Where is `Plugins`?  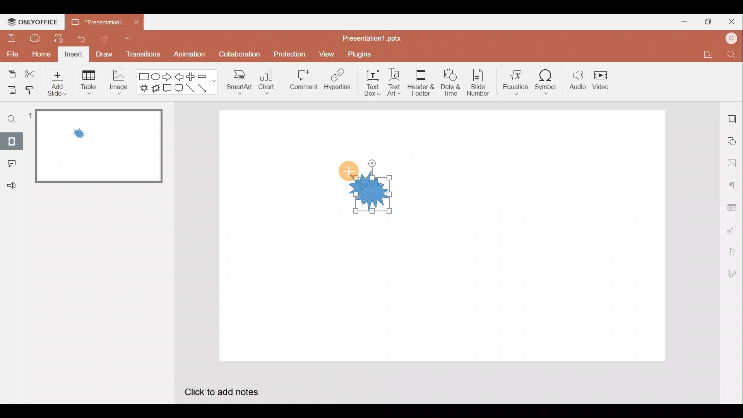
Plugins is located at coordinates (359, 53).